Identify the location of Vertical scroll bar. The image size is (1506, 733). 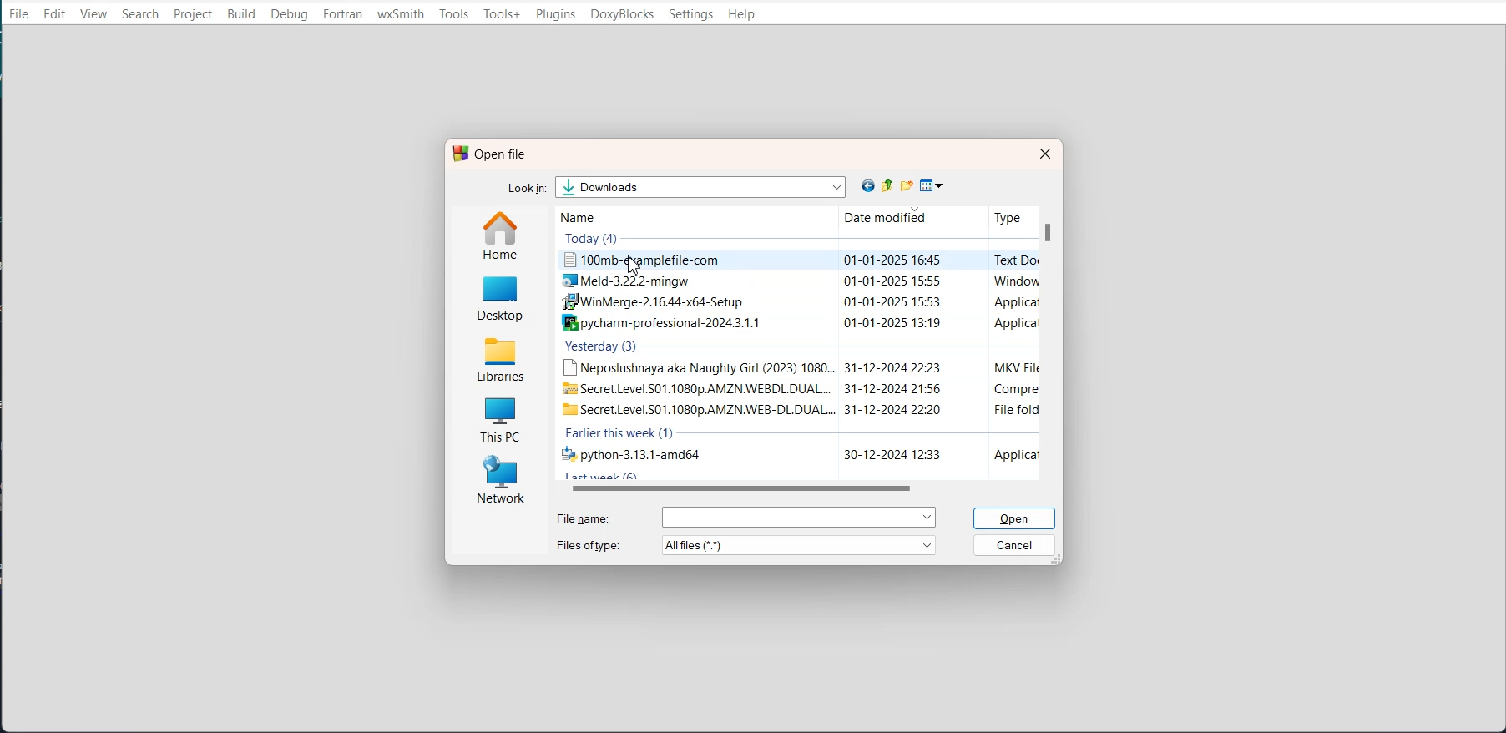
(1050, 342).